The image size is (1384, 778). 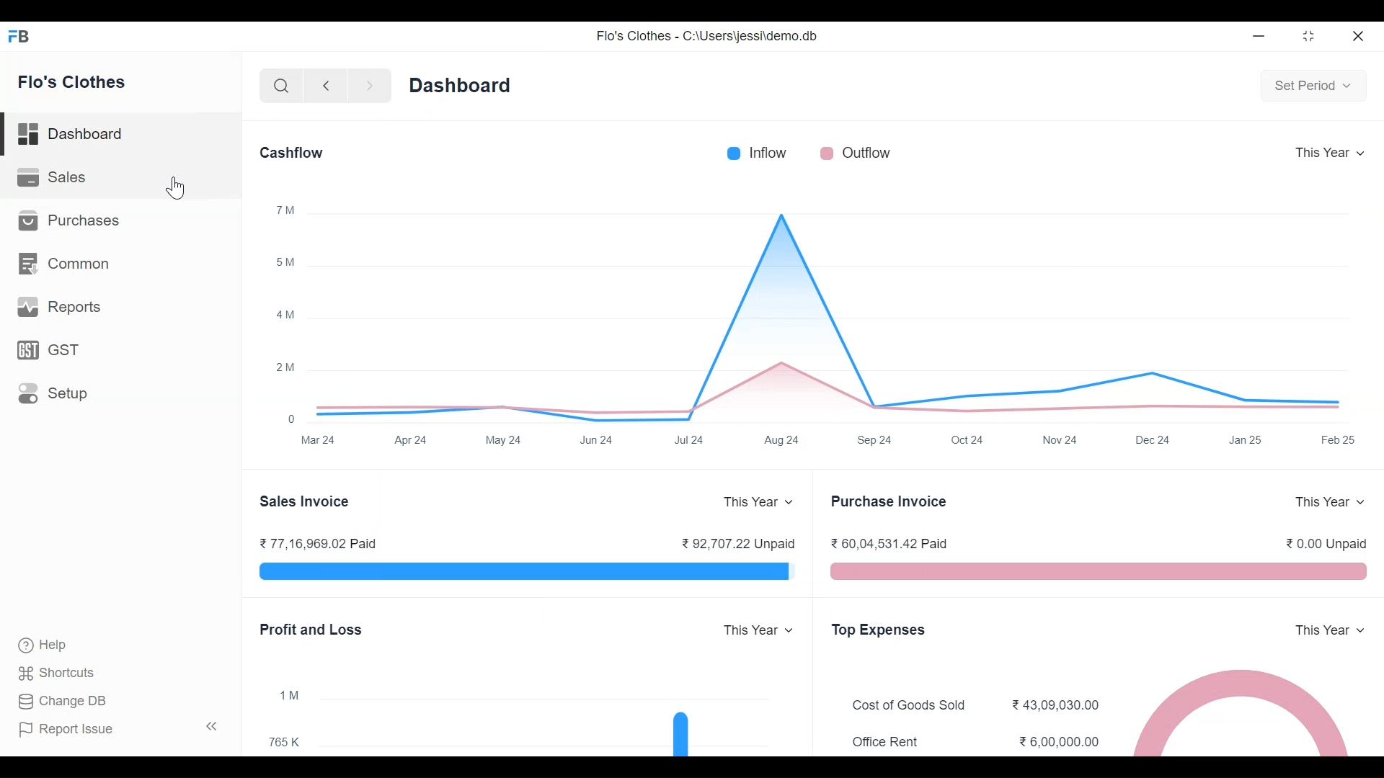 I want to click on 1™, so click(x=290, y=693).